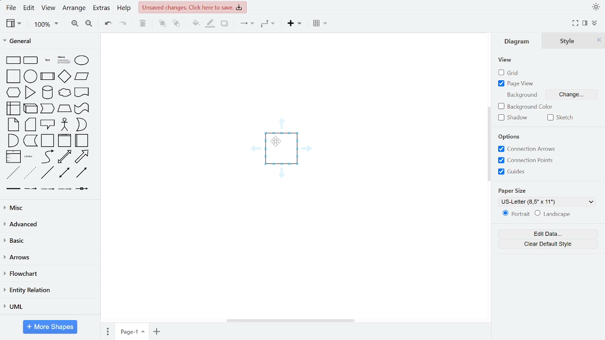 This screenshot has width=605, height=340. Describe the element at coordinates (210, 24) in the screenshot. I see `fill line` at that location.